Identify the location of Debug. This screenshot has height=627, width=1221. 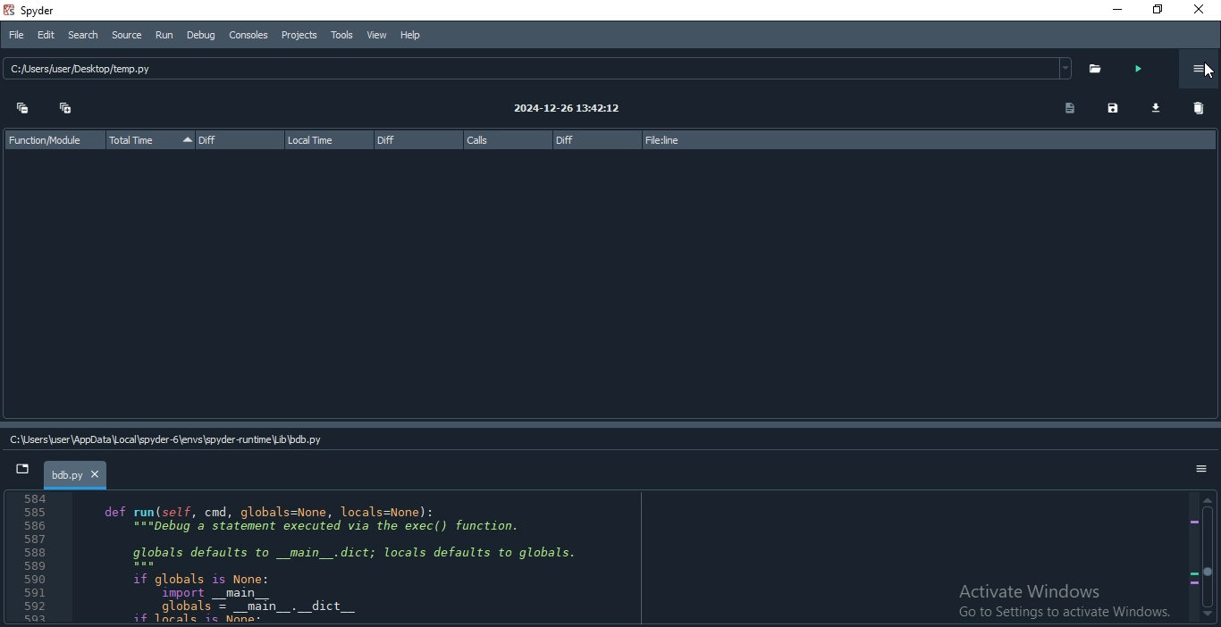
(200, 34).